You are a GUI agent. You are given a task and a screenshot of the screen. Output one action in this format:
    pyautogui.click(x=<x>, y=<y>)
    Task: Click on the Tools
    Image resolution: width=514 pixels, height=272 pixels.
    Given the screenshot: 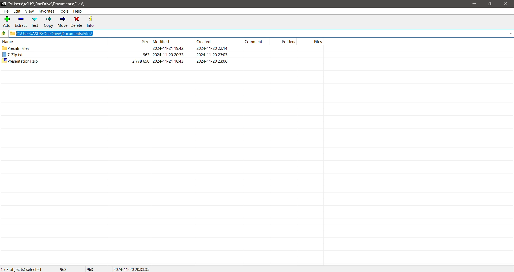 What is the action you would take?
    pyautogui.click(x=63, y=11)
    